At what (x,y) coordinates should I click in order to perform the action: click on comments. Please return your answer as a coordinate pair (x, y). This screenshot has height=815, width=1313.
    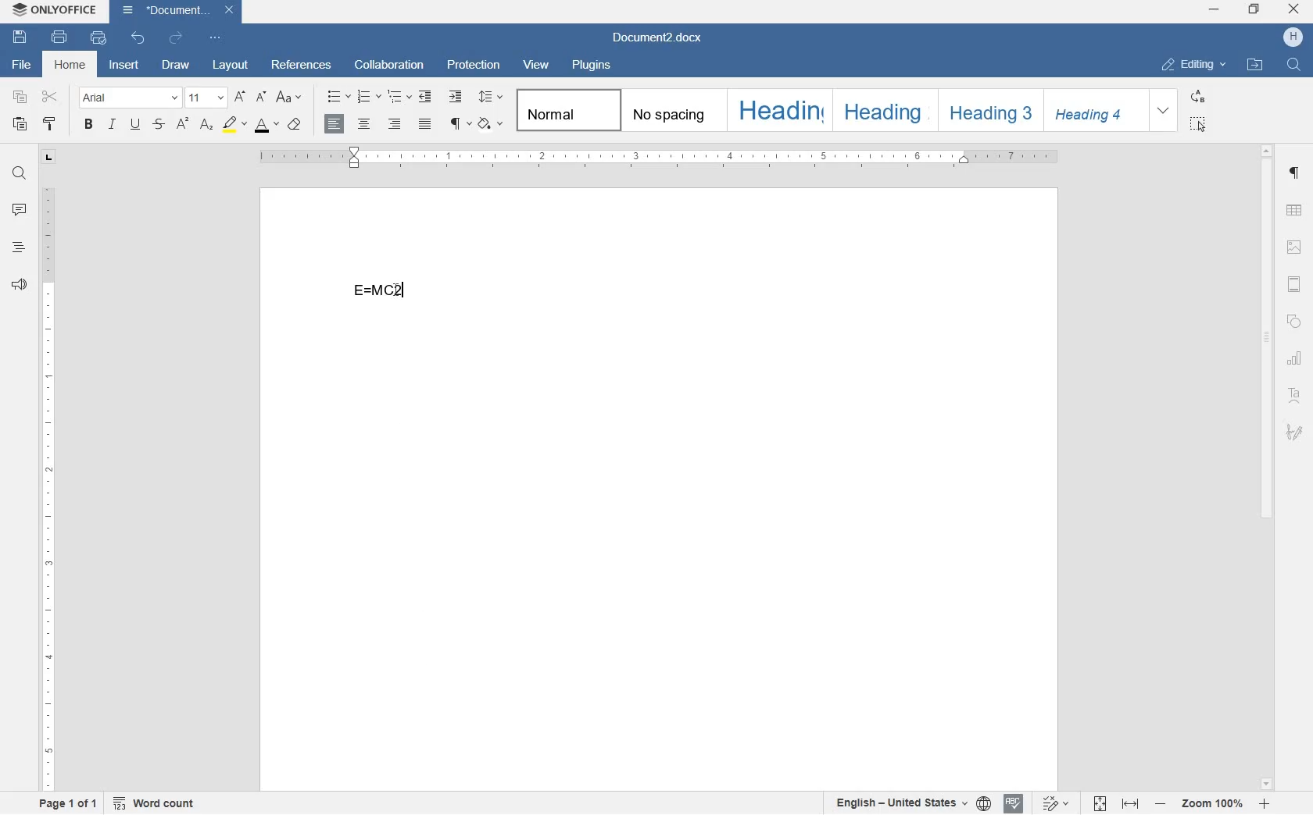
    Looking at the image, I should click on (19, 210).